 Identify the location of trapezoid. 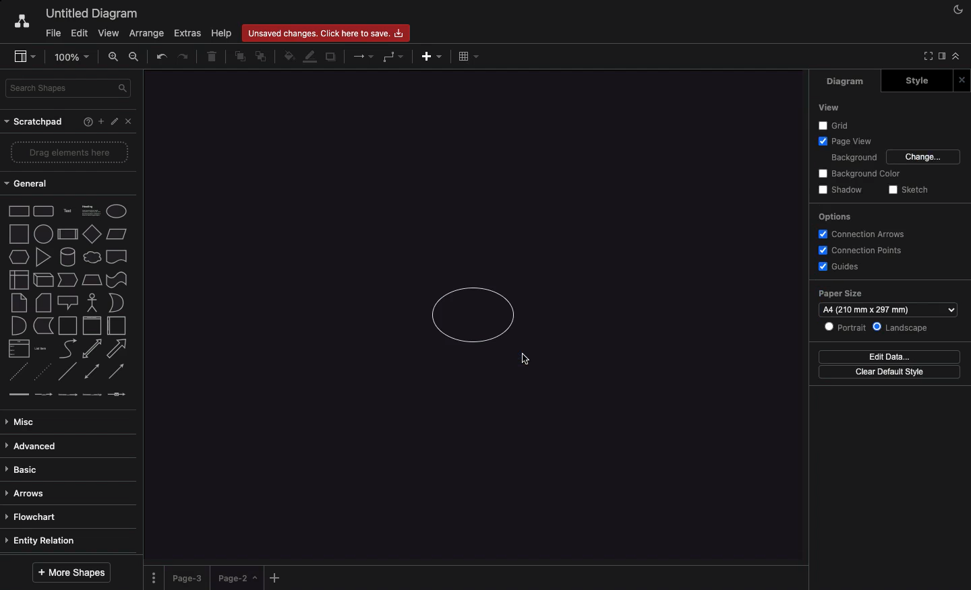
(92, 280).